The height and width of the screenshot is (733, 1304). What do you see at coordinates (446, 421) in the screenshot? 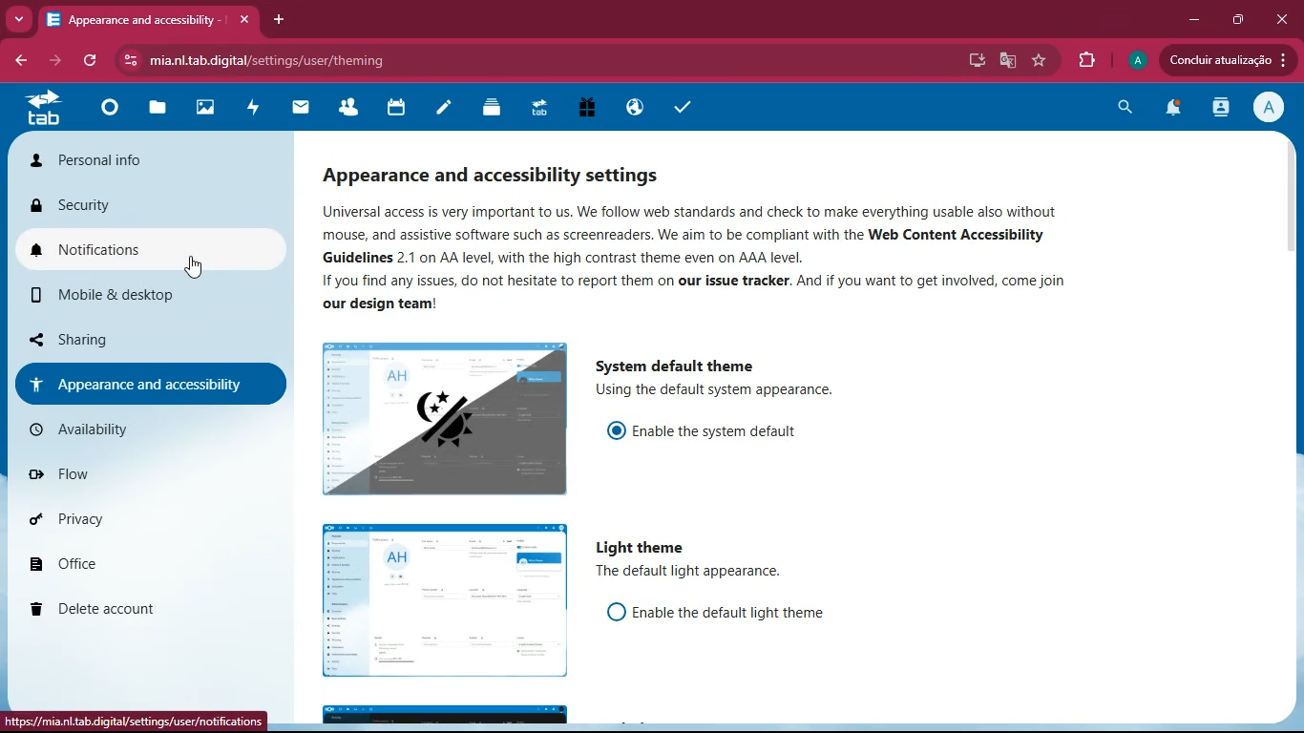
I see `image` at bounding box center [446, 421].